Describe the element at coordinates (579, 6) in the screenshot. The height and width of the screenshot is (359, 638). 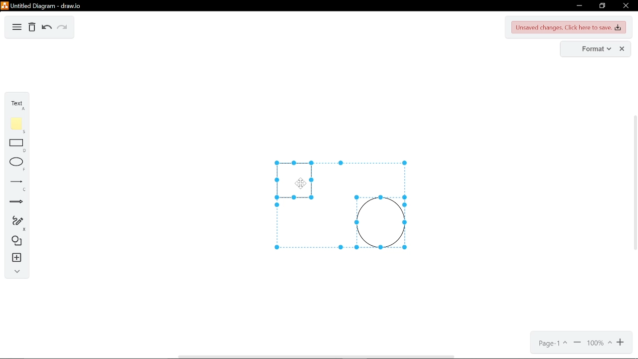
I see `minimize` at that location.